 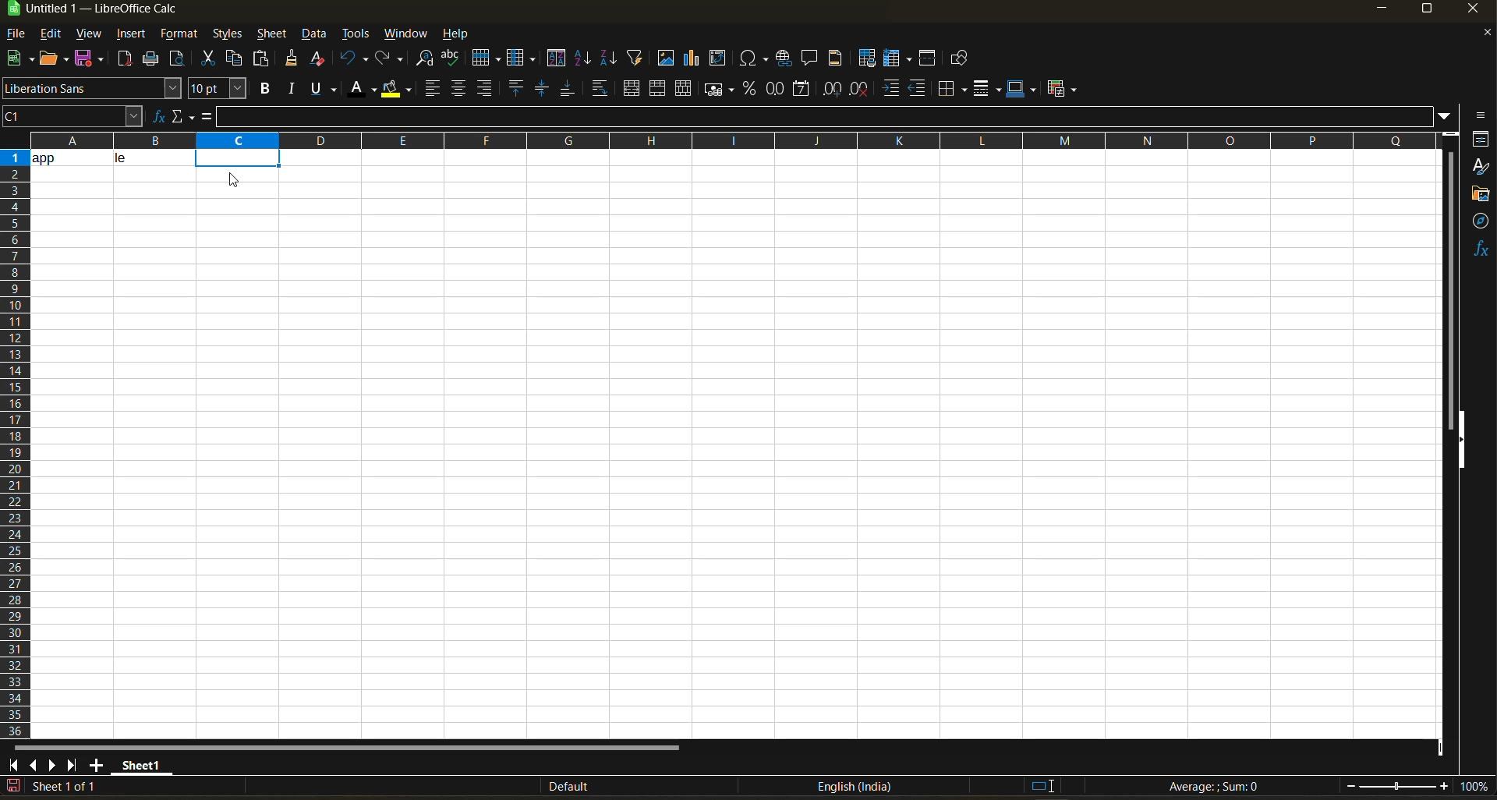 What do you see at coordinates (893, 89) in the screenshot?
I see `increase indent` at bounding box center [893, 89].